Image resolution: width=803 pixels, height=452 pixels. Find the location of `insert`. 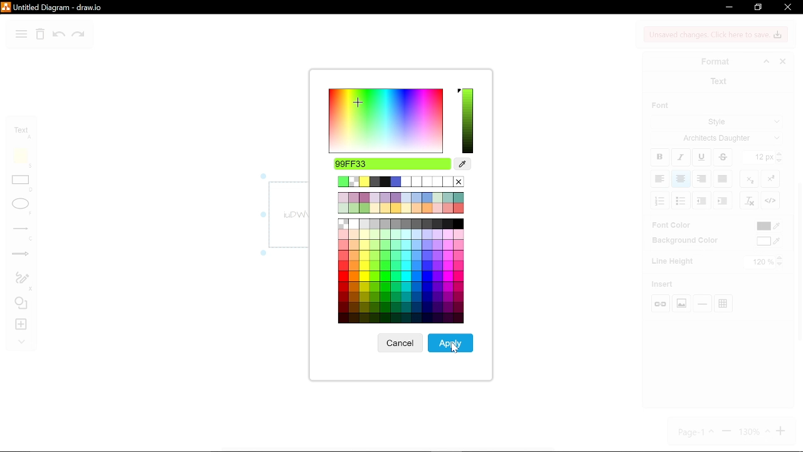

insert is located at coordinates (18, 326).